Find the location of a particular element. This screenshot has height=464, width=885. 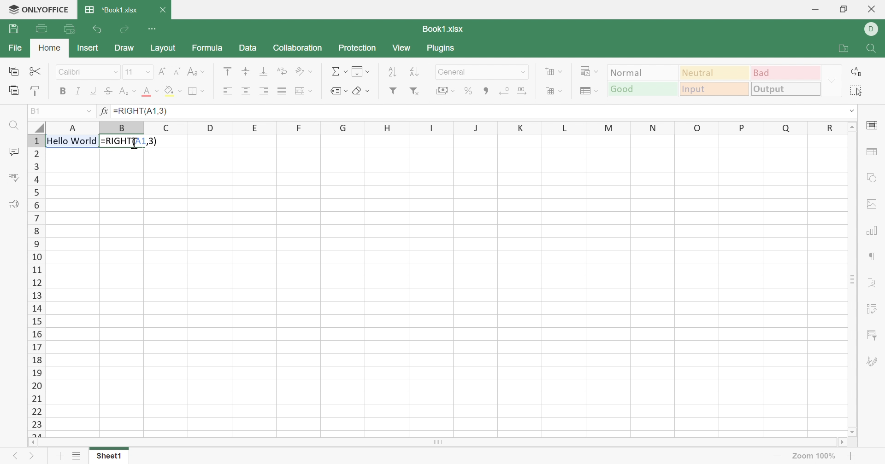

Scroll Right is located at coordinates (840, 443).